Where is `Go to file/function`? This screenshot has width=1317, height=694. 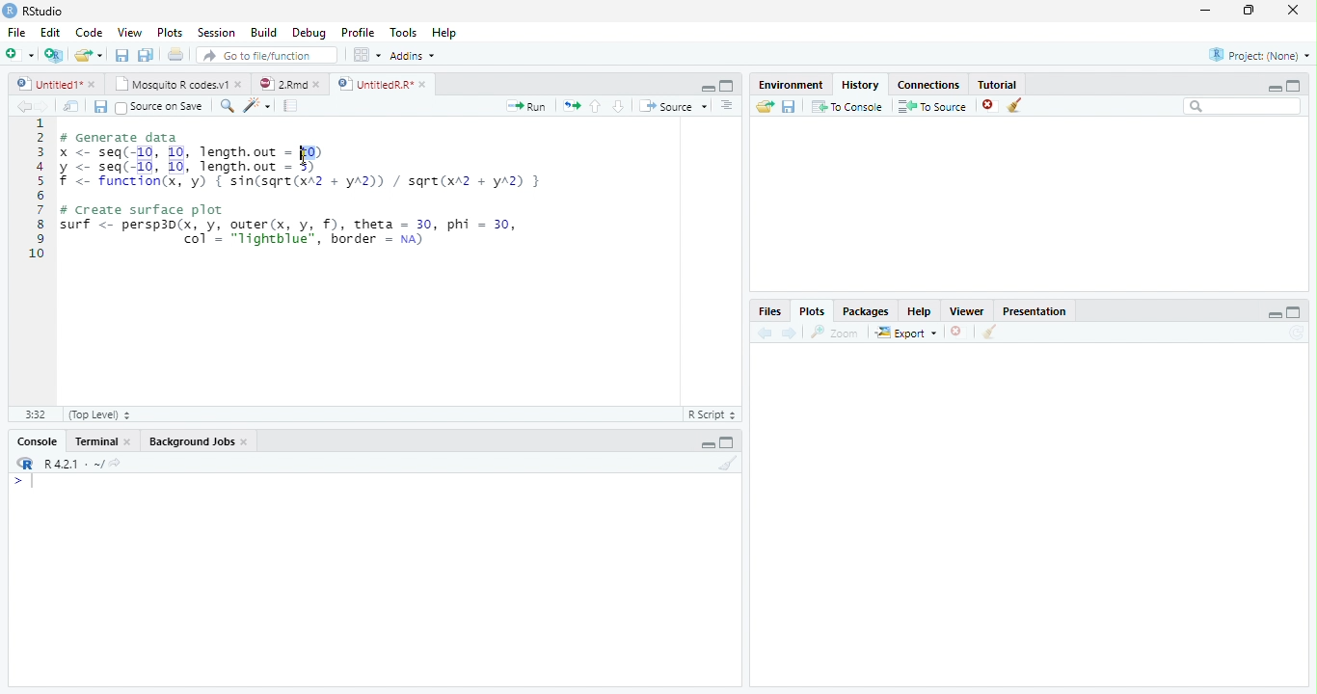 Go to file/function is located at coordinates (267, 54).